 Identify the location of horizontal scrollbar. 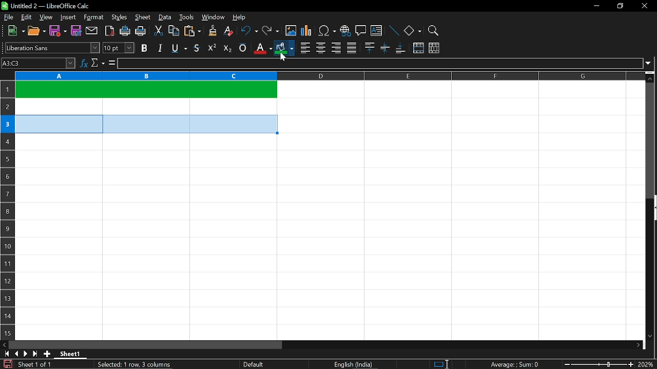
(146, 345).